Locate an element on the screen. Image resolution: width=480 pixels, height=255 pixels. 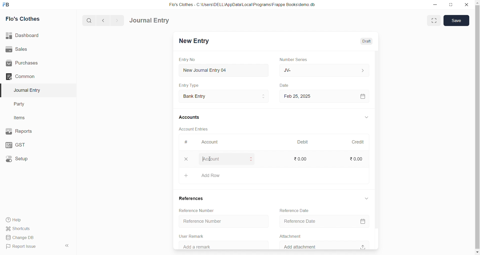
minimize is located at coordinates (434, 4).